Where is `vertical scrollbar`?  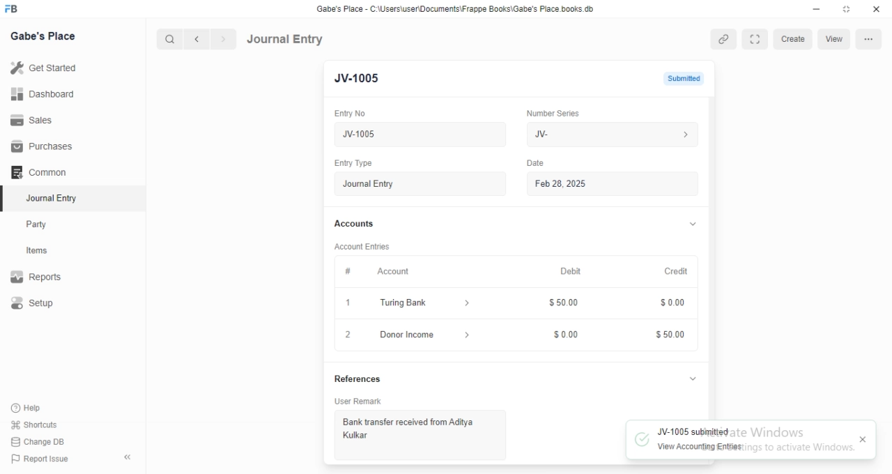
vertical scrollbar is located at coordinates (712, 244).